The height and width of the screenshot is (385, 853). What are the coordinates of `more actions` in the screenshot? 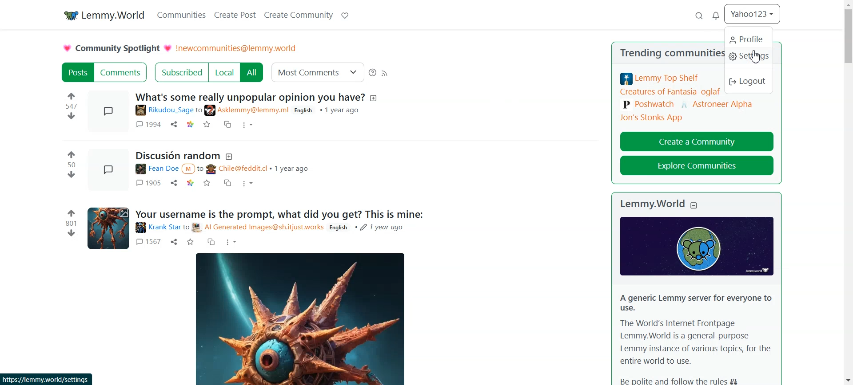 It's located at (232, 242).